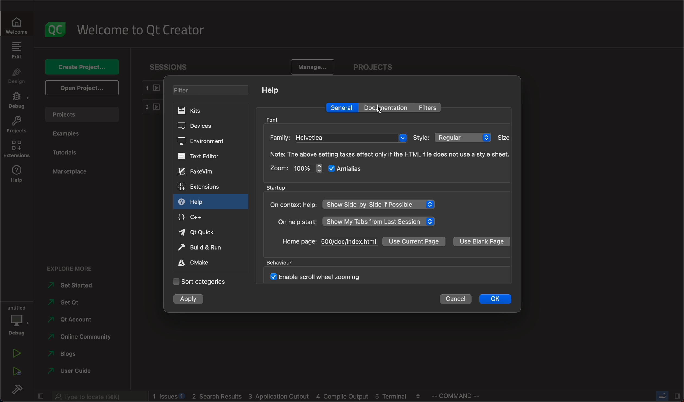 This screenshot has width=684, height=402. What do you see at coordinates (287, 397) in the screenshot?
I see `blogs` at bounding box center [287, 397].